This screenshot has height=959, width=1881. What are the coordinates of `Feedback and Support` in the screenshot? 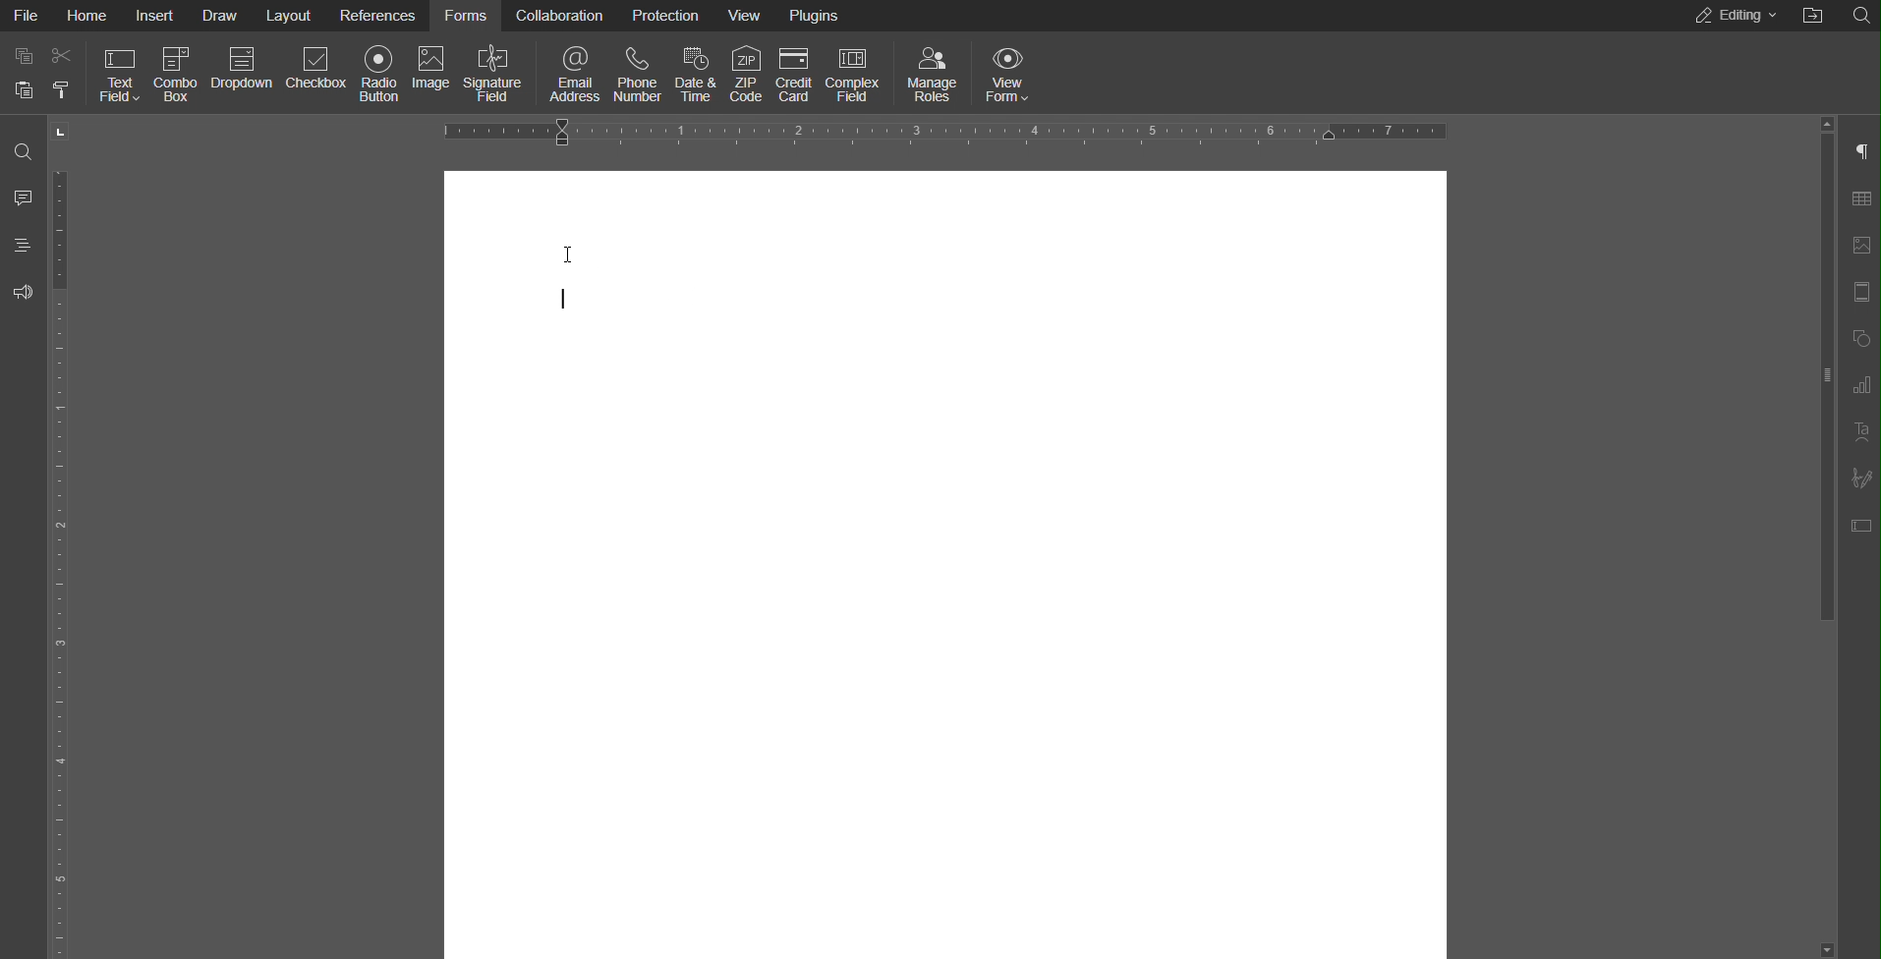 It's located at (24, 291).